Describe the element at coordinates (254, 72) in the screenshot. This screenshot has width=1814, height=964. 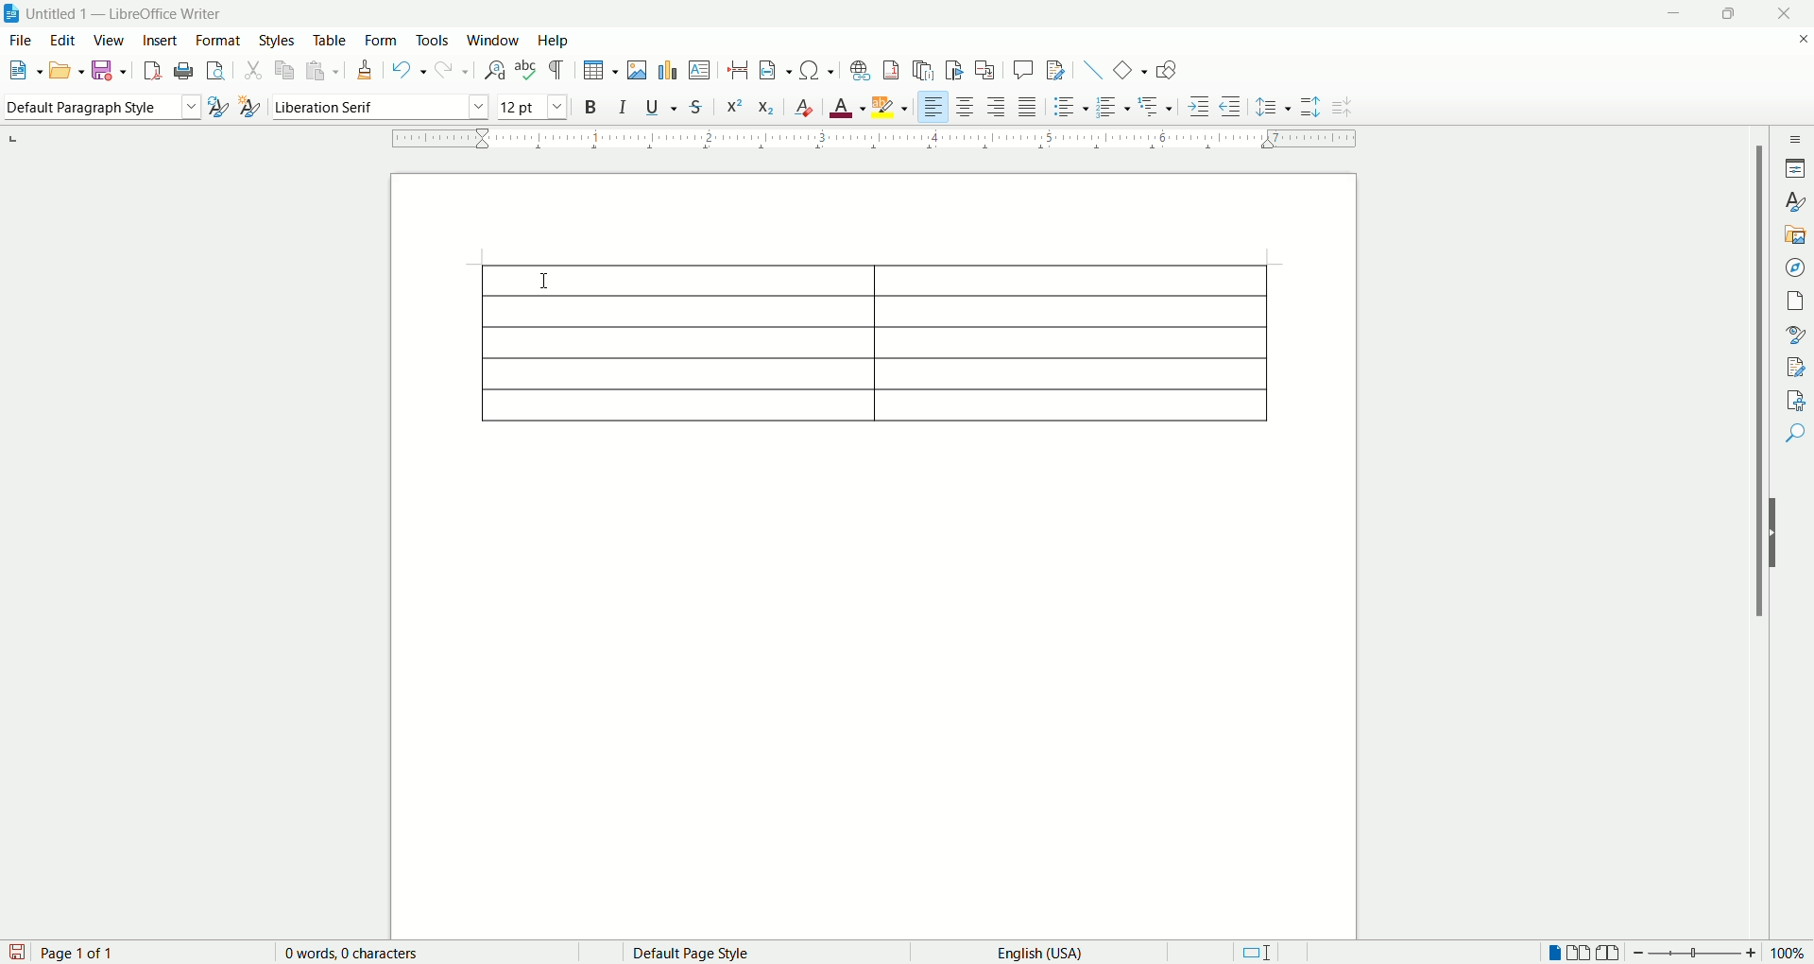
I see `cut` at that location.